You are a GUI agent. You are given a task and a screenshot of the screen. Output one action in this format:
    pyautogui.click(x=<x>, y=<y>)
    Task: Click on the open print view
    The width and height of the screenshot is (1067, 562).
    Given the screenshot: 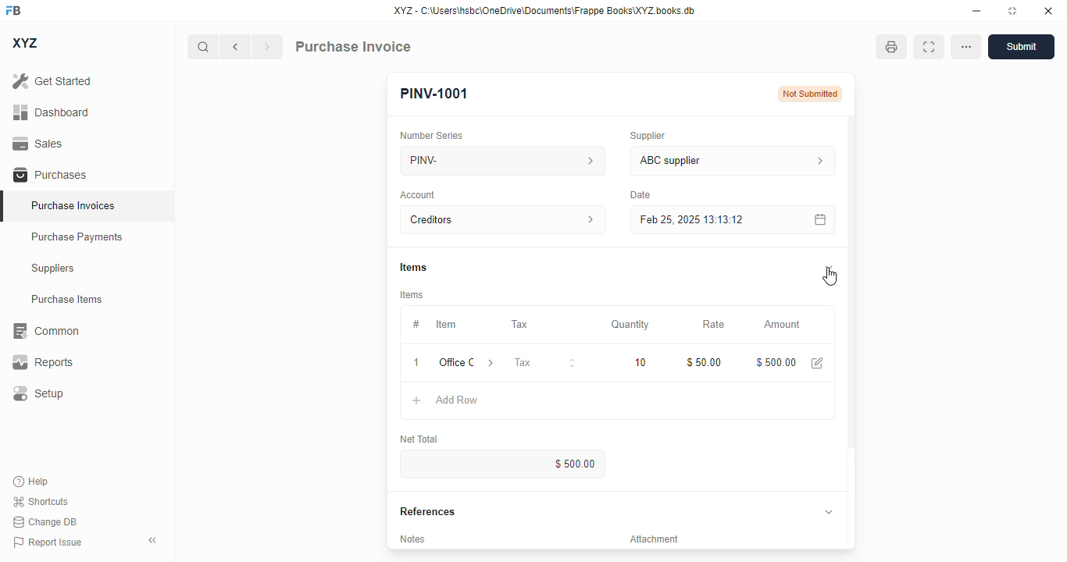 What is the action you would take?
    pyautogui.click(x=891, y=47)
    